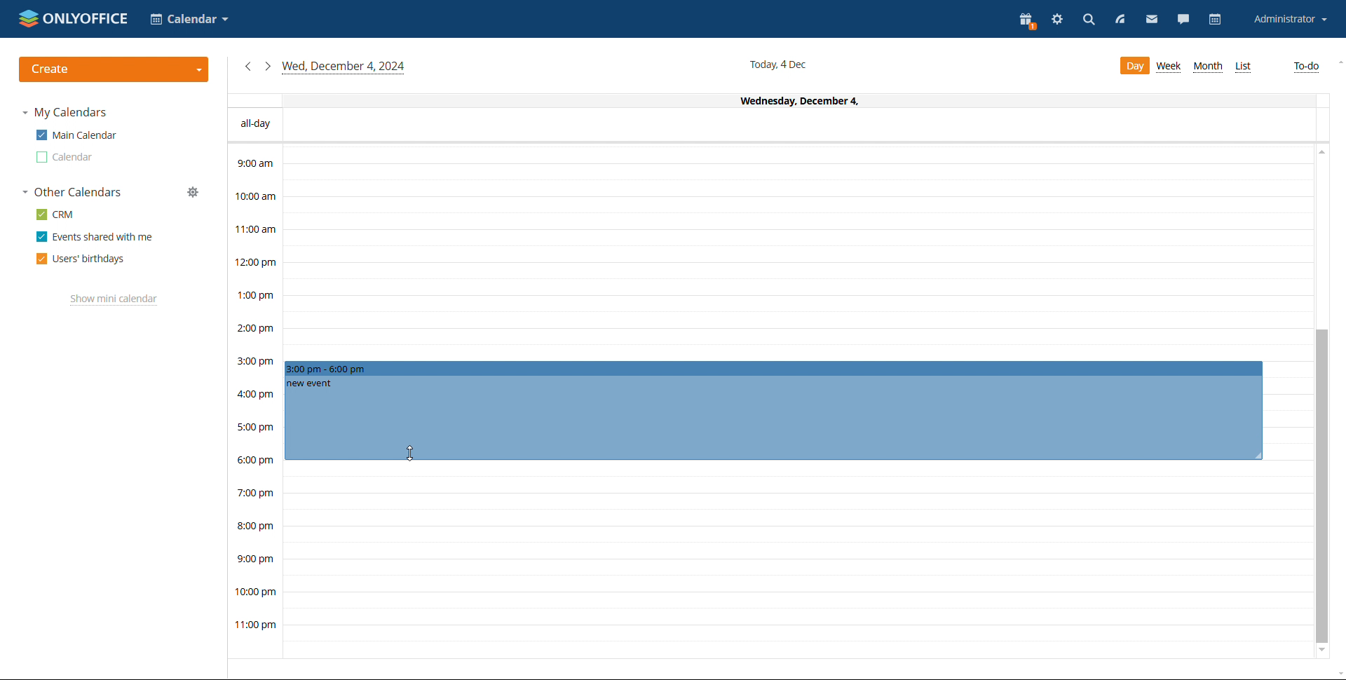 This screenshot has width=1346, height=680. Describe the element at coordinates (1322, 653) in the screenshot. I see `scroll down` at that location.